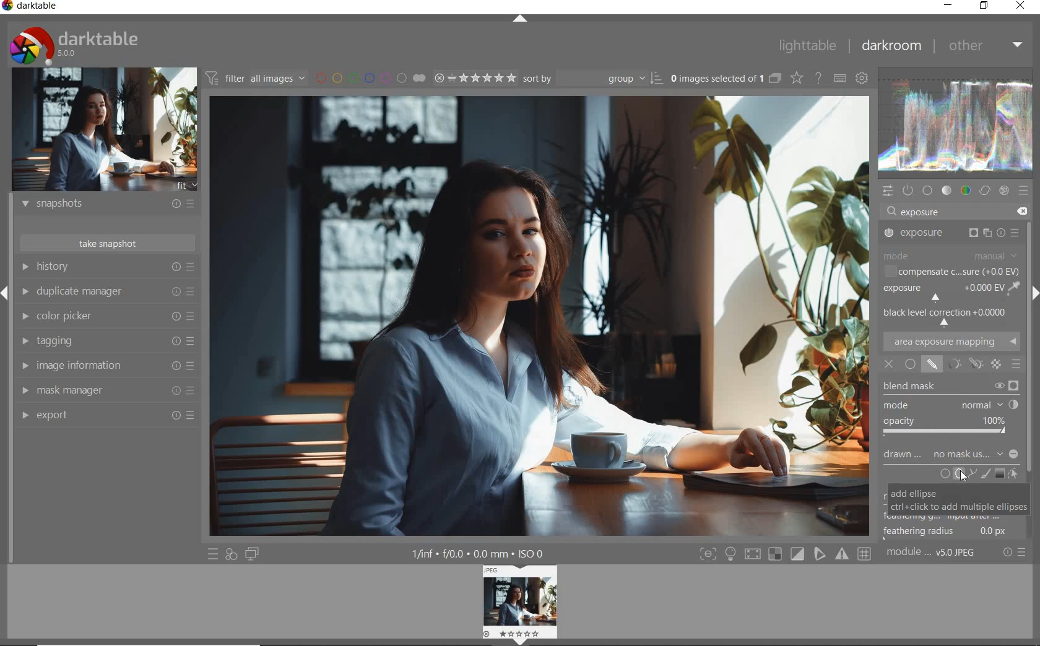 The width and height of the screenshot is (1040, 646). I want to click on selected image, so click(540, 313).